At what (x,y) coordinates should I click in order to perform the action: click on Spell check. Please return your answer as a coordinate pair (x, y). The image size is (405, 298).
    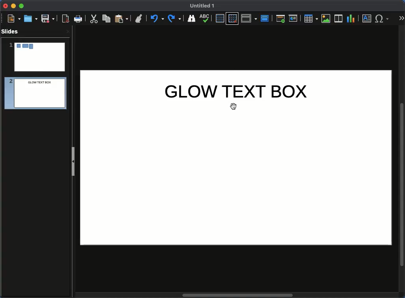
    Looking at the image, I should click on (205, 19).